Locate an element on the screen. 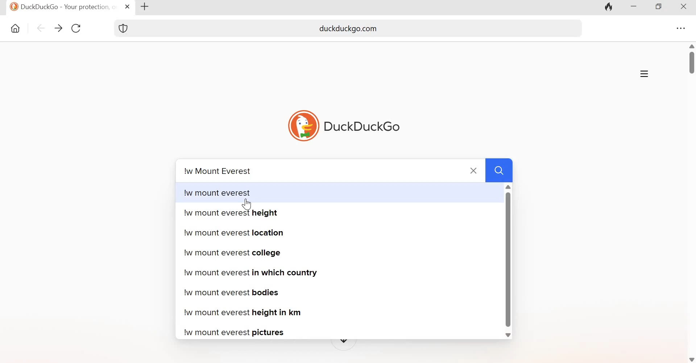  go forward one page is located at coordinates (58, 28).